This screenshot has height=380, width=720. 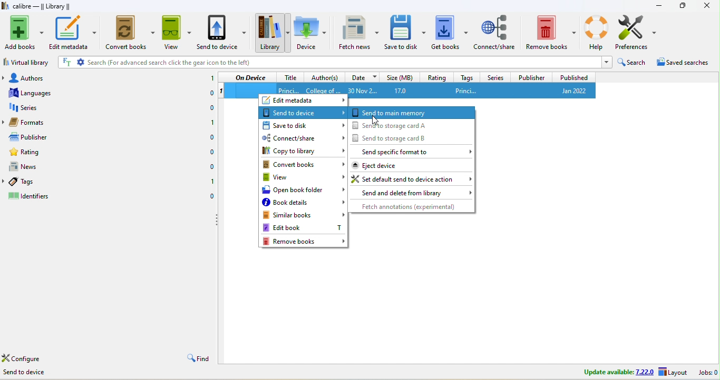 I want to click on on device, so click(x=250, y=77).